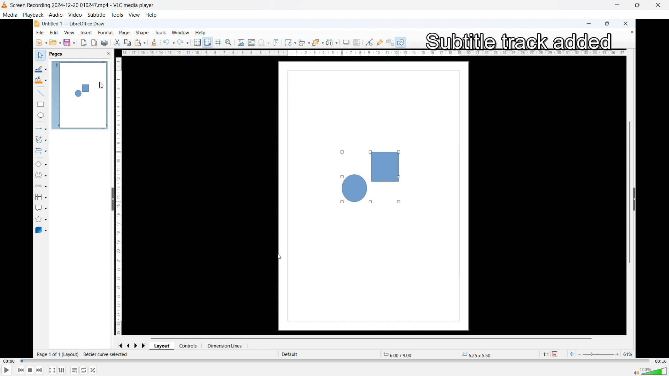  Describe the element at coordinates (144, 31) in the screenshot. I see `shape` at that location.